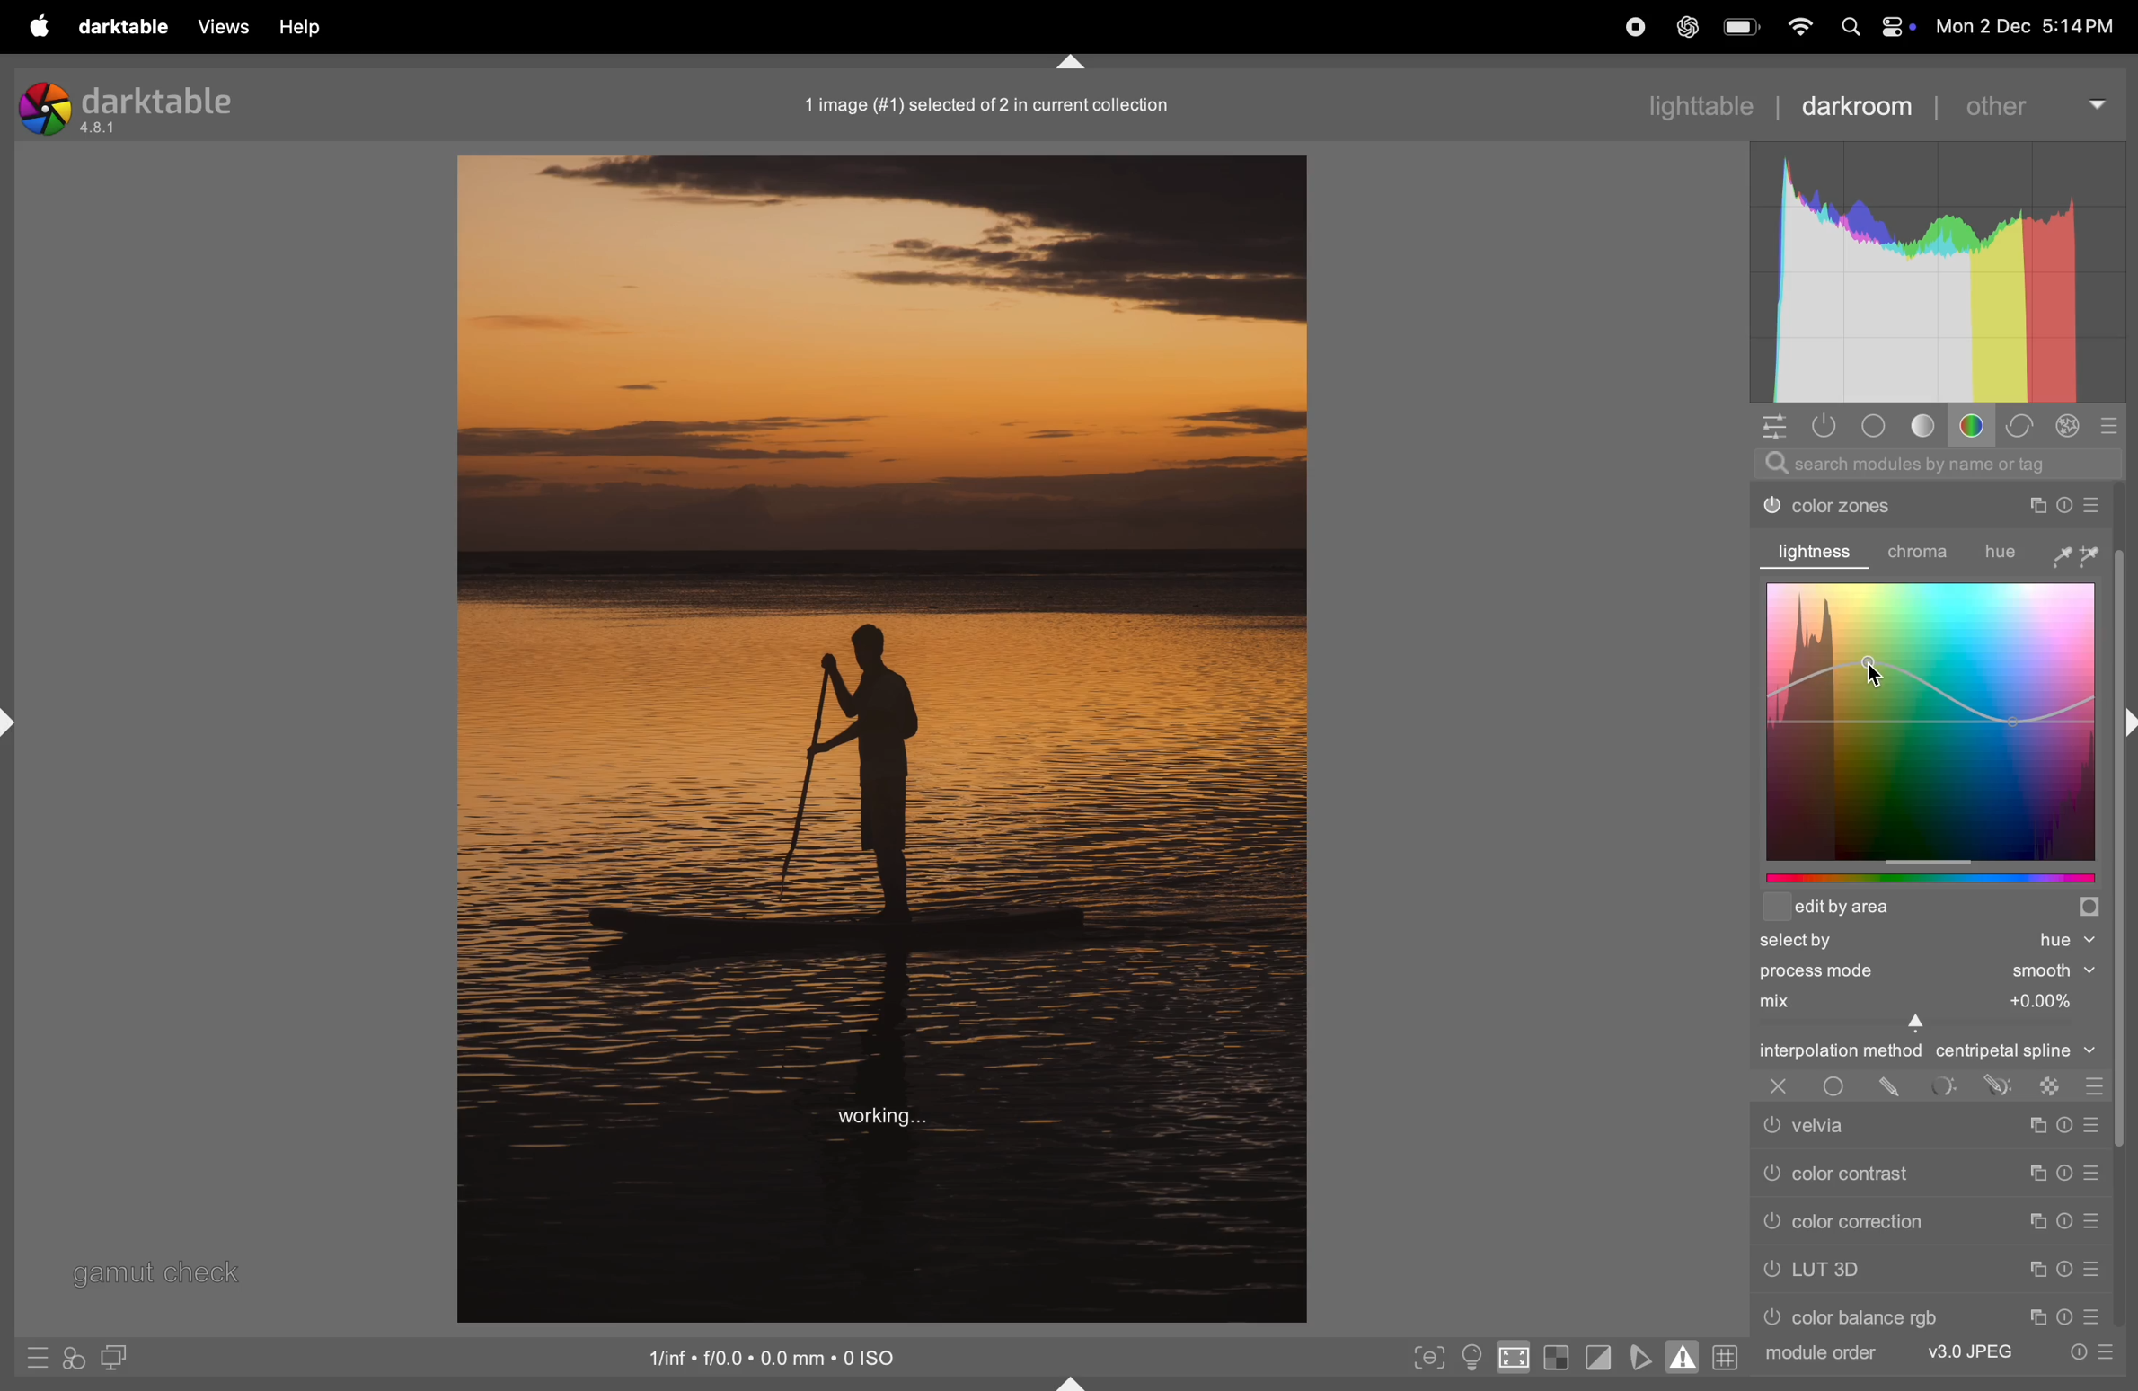  What do you see at coordinates (1427, 1357) in the screenshot?
I see `toggle peak focusing mode` at bounding box center [1427, 1357].